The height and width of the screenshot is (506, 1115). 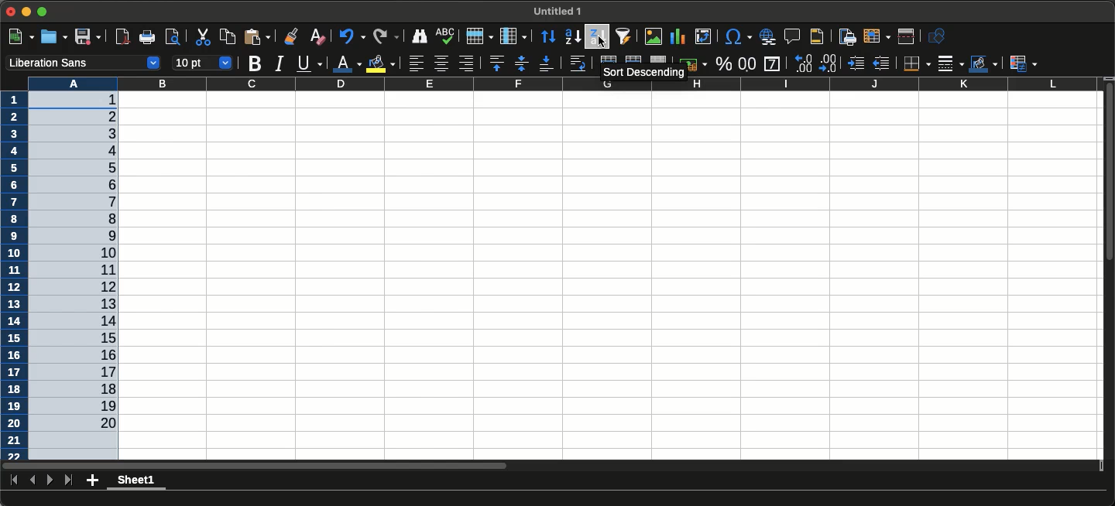 What do you see at coordinates (444, 35) in the screenshot?
I see `Spelling` at bounding box center [444, 35].